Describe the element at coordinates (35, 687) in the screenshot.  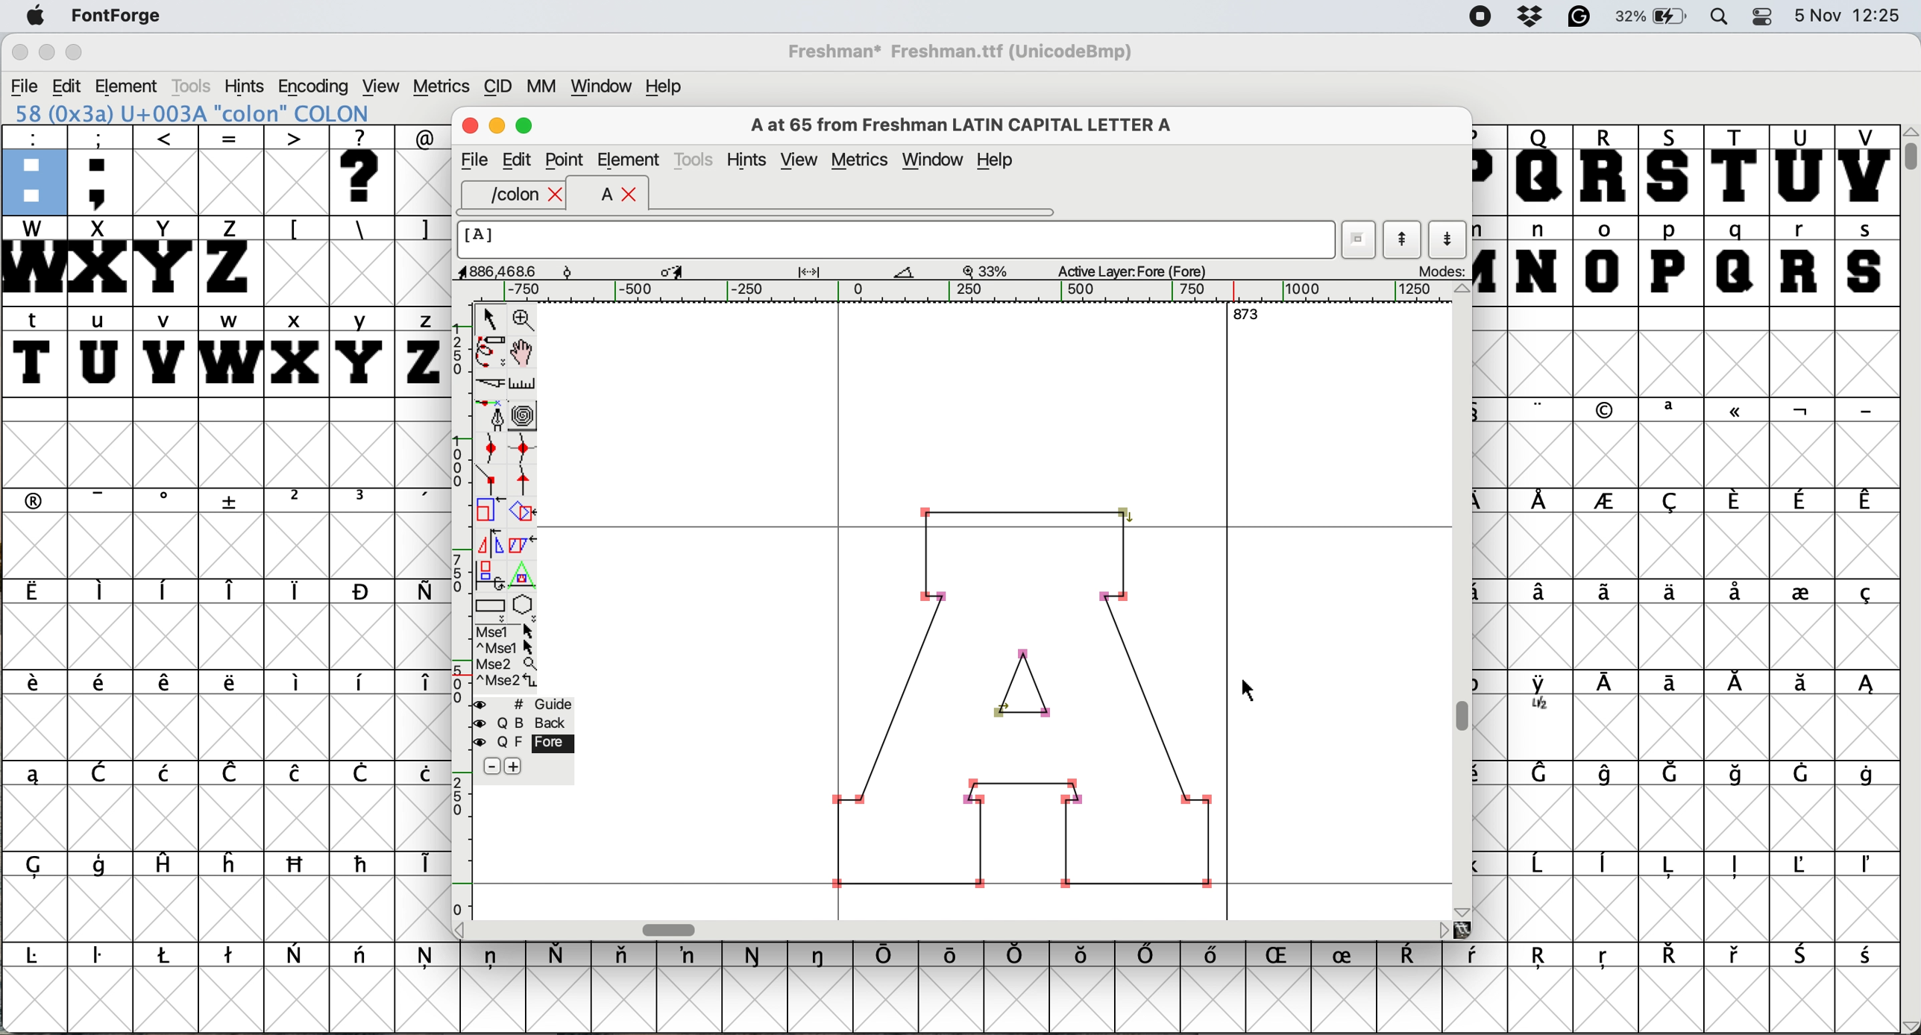
I see `symbol` at that location.